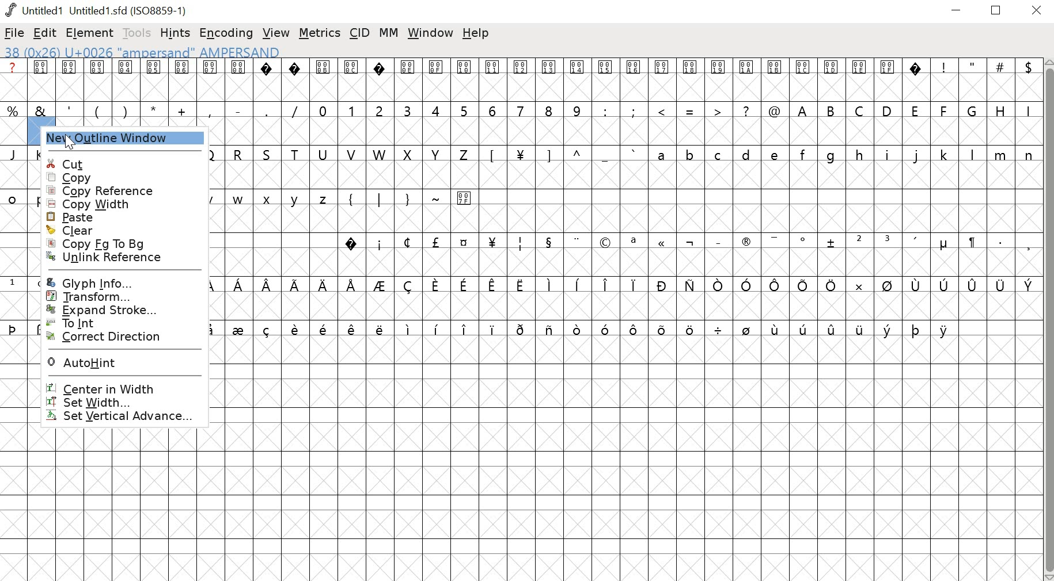  Describe the element at coordinates (238, 200) in the screenshot. I see `w` at that location.